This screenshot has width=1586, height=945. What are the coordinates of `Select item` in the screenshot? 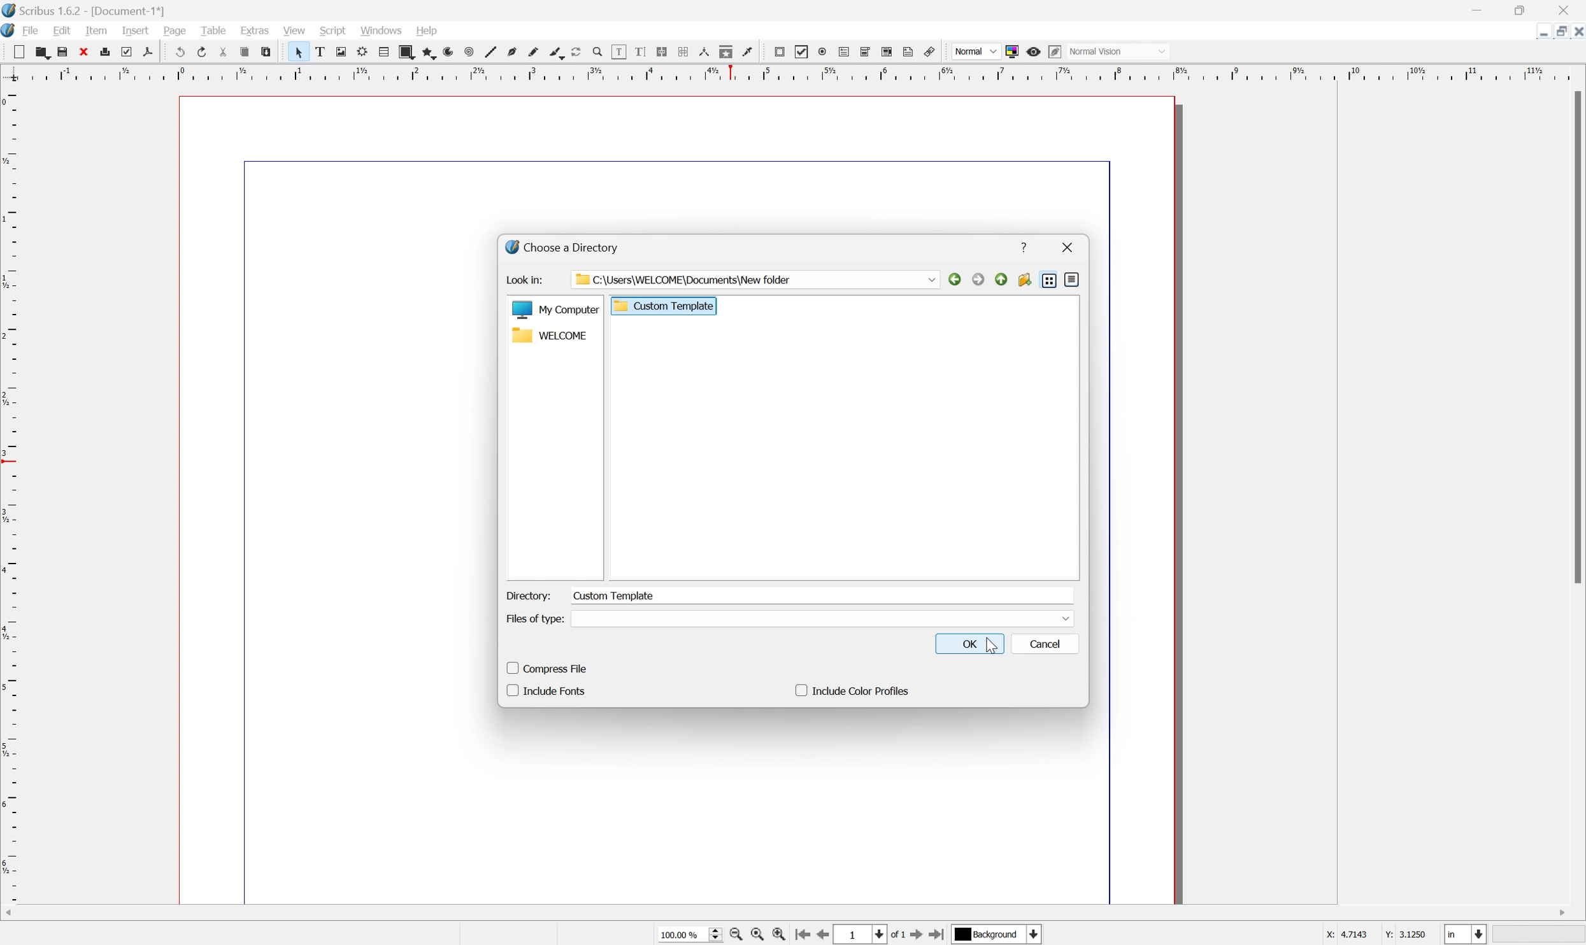 It's located at (301, 52).